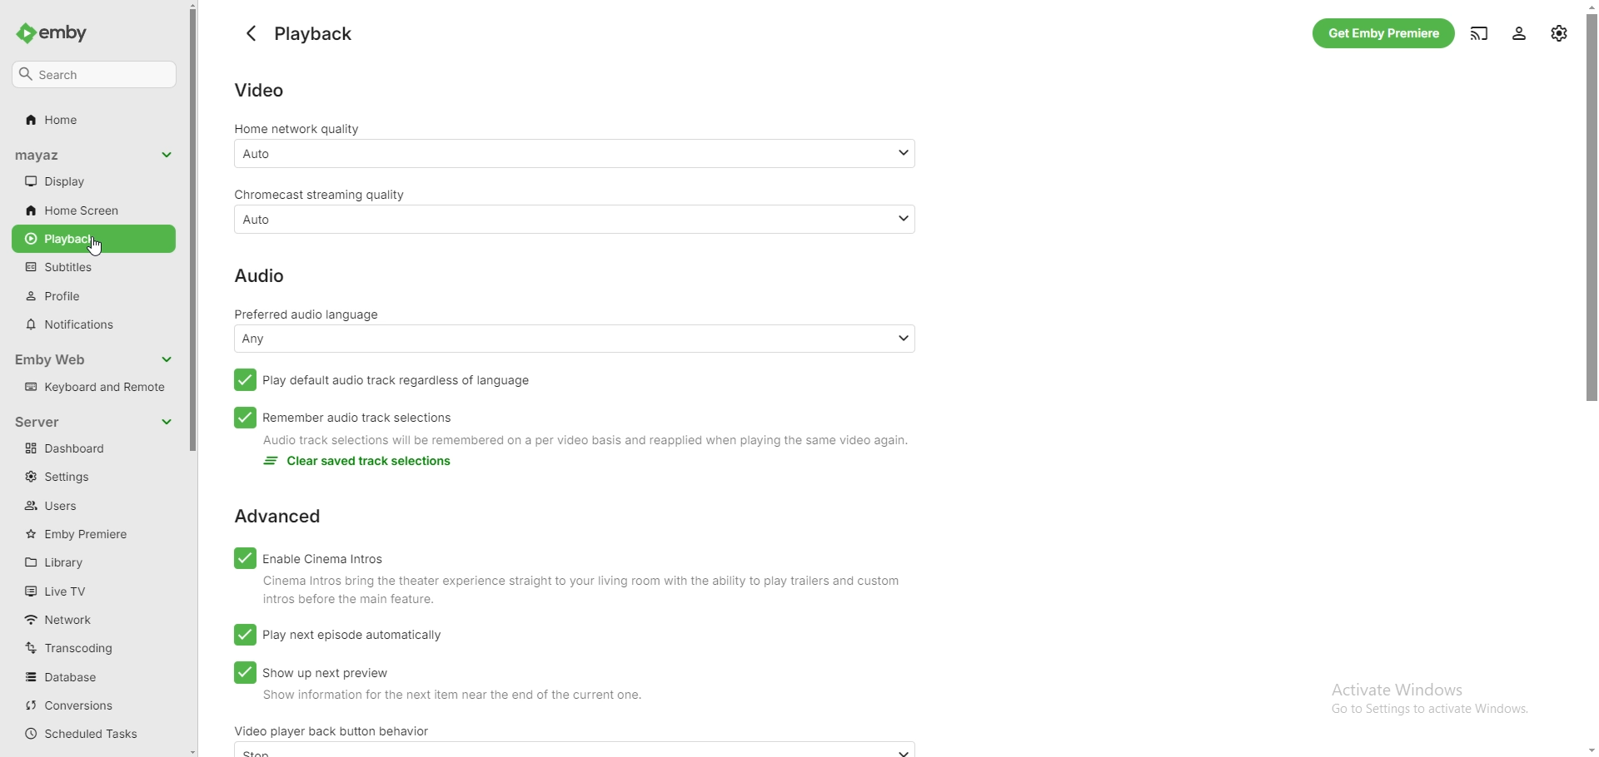 The height and width of the screenshot is (757, 1599). What do you see at coordinates (88, 734) in the screenshot?
I see `scheduled tasks` at bounding box center [88, 734].